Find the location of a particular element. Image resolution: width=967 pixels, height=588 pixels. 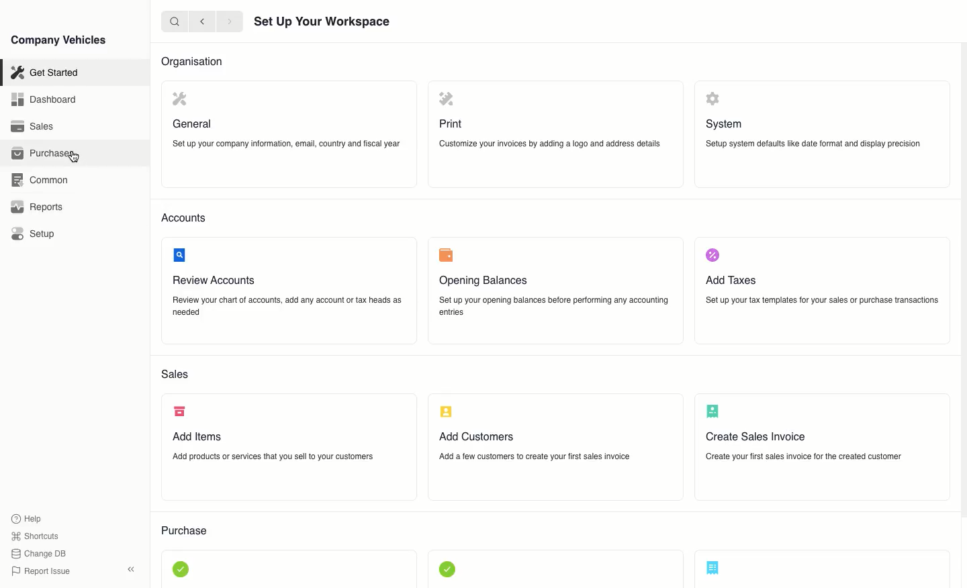

back is located at coordinates (203, 22).